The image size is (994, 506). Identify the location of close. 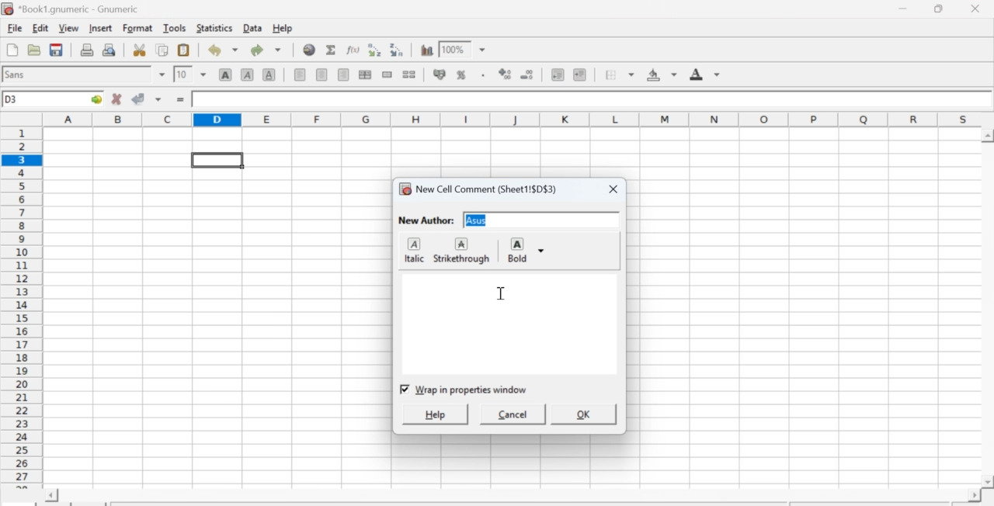
(613, 187).